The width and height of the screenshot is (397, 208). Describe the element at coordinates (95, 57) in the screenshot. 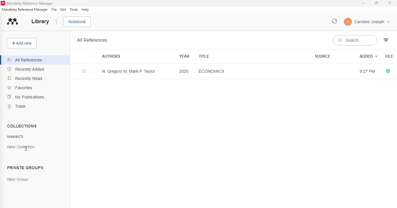

I see `checkbox` at that location.